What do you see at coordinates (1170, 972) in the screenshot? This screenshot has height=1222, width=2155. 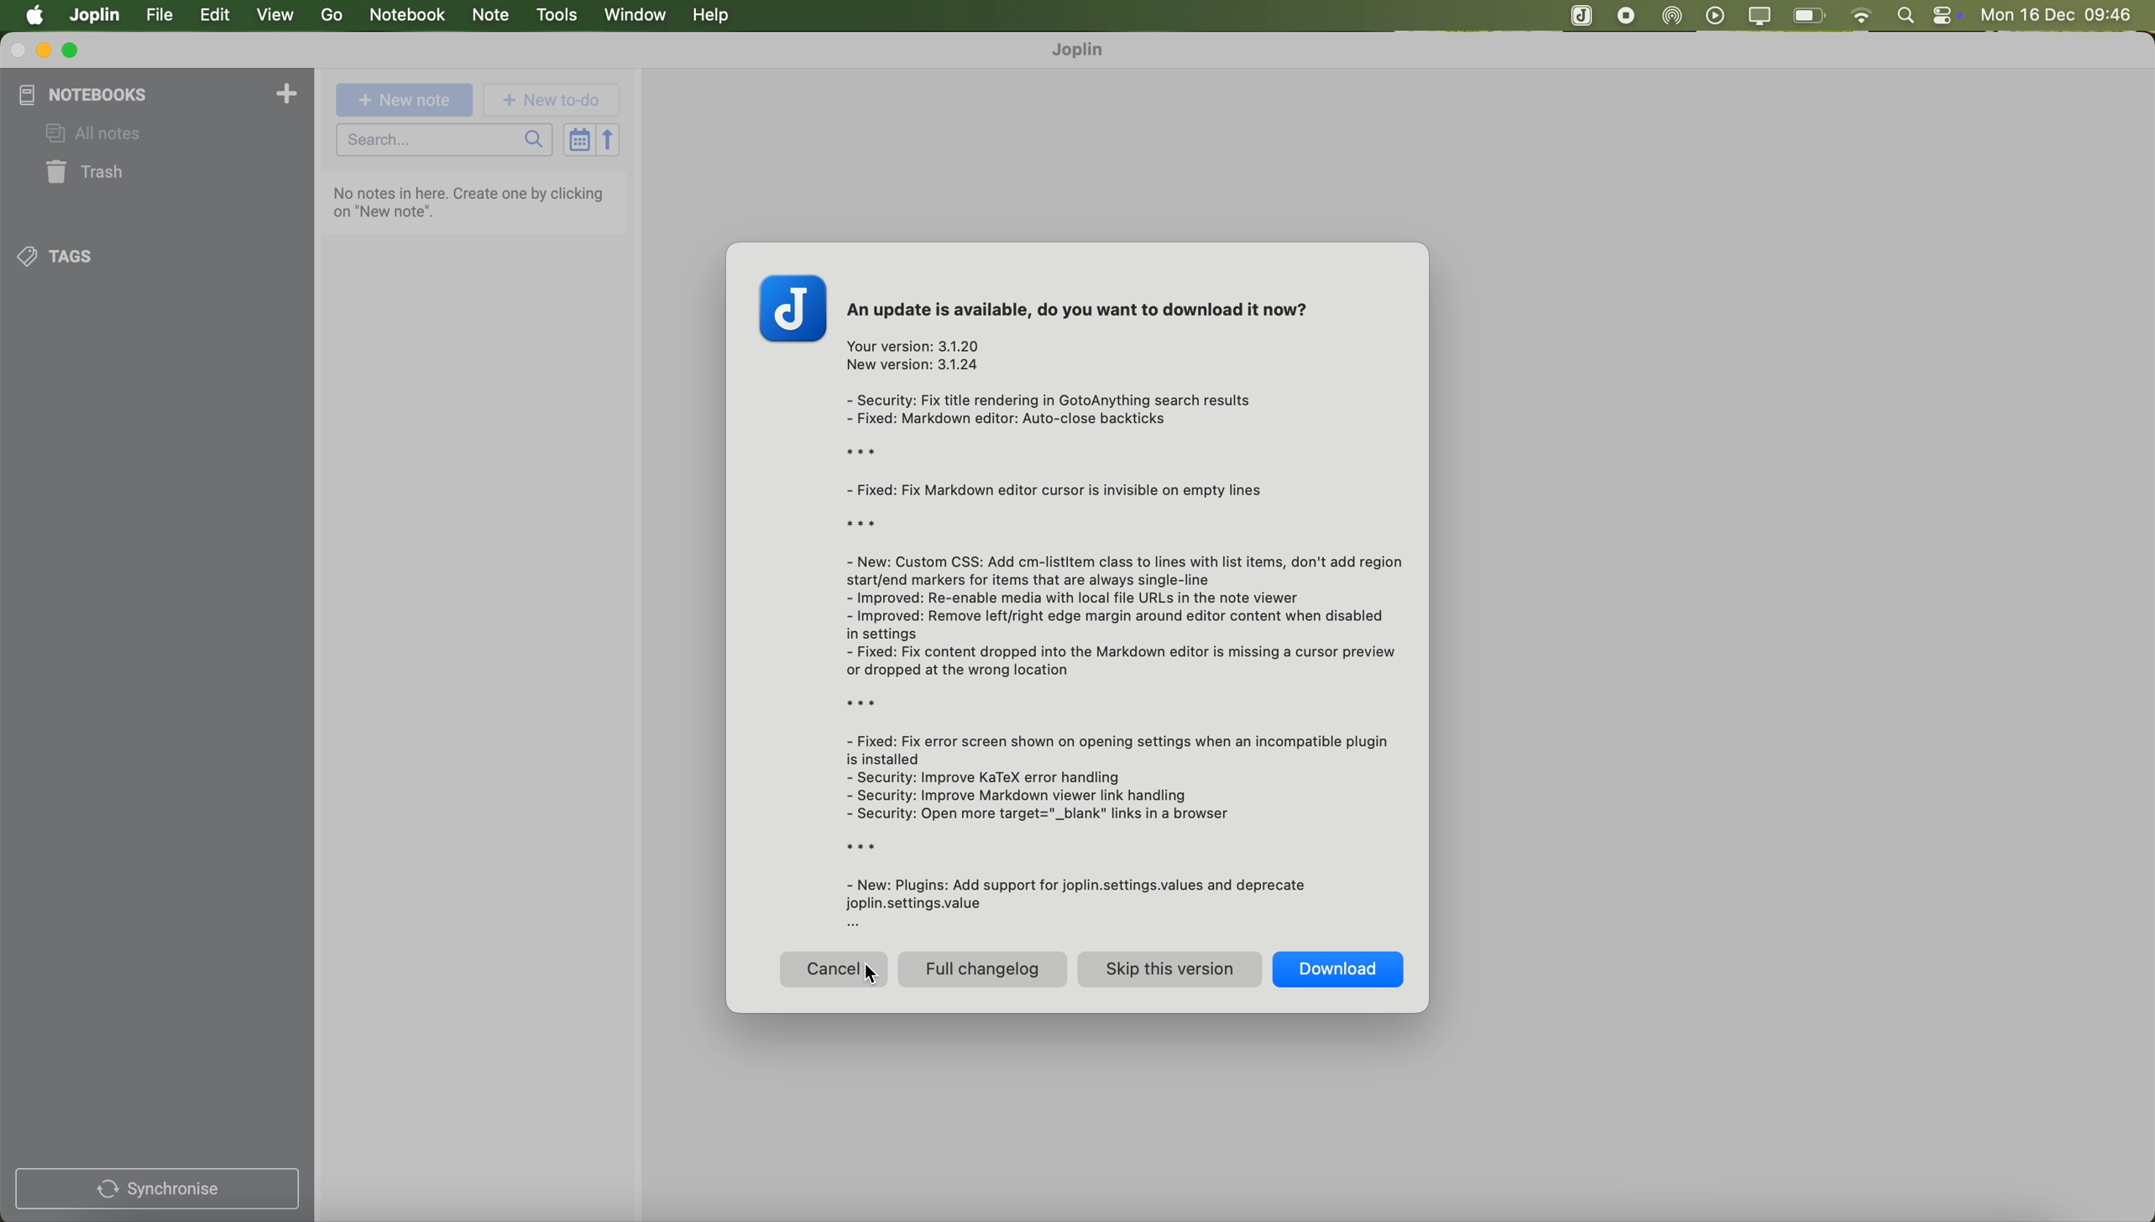 I see `skip this version` at bounding box center [1170, 972].